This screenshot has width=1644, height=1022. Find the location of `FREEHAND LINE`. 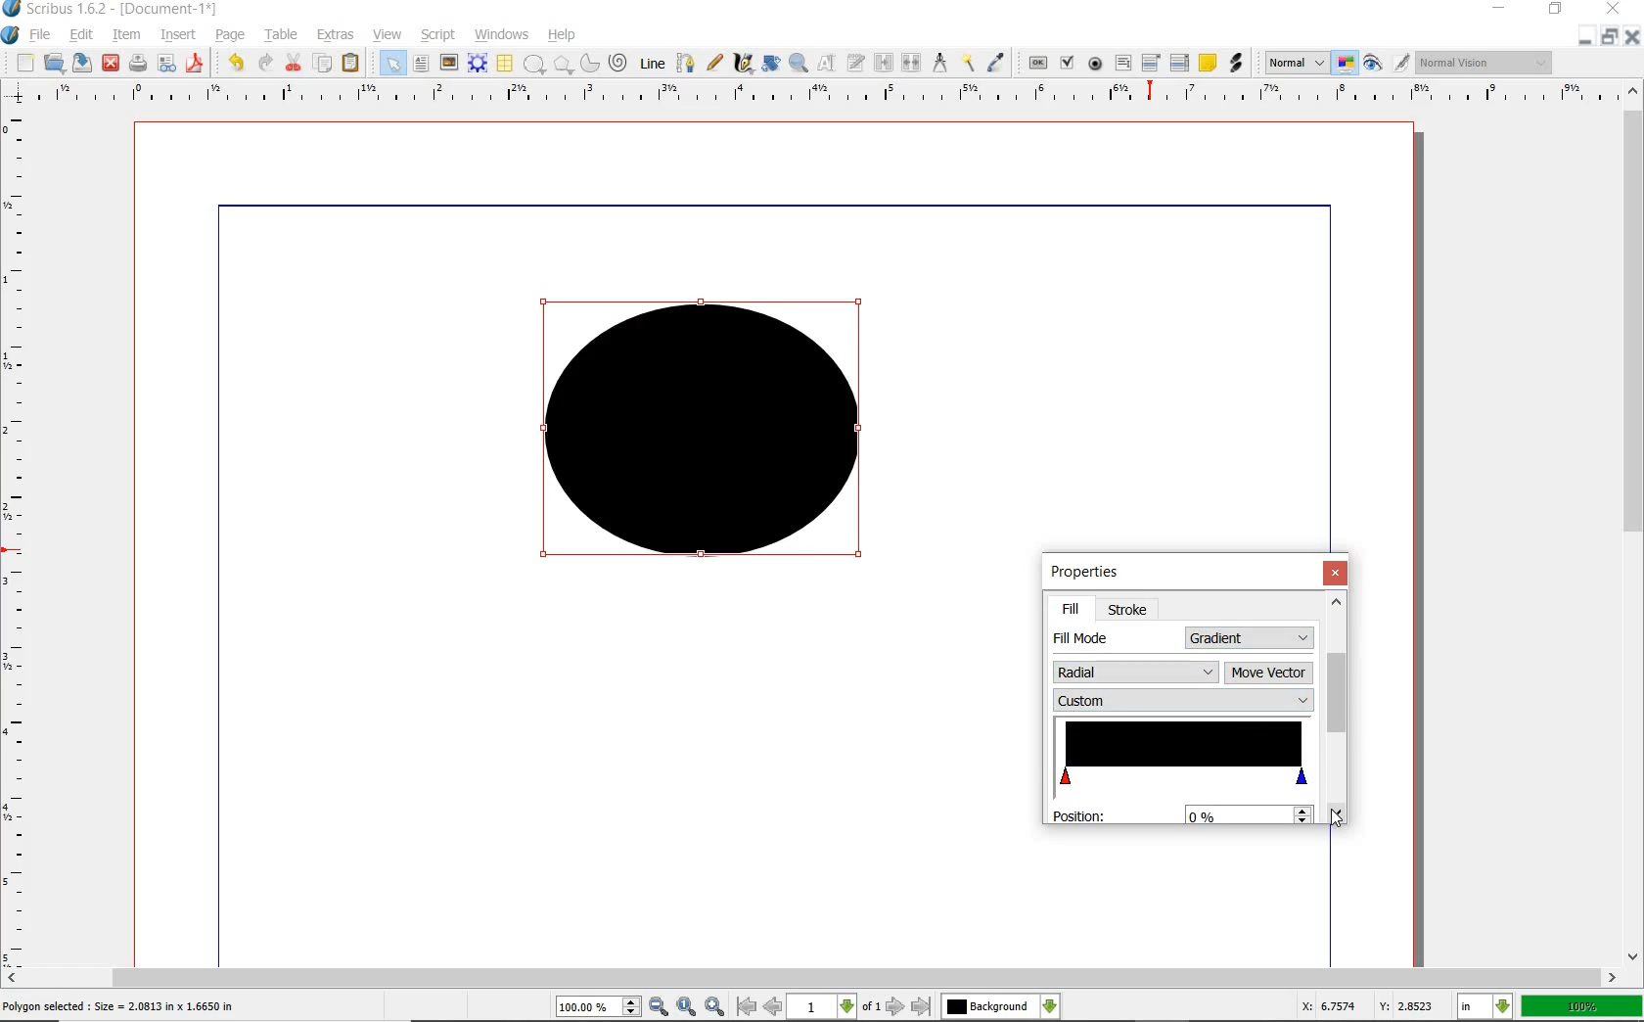

FREEHAND LINE is located at coordinates (715, 61).